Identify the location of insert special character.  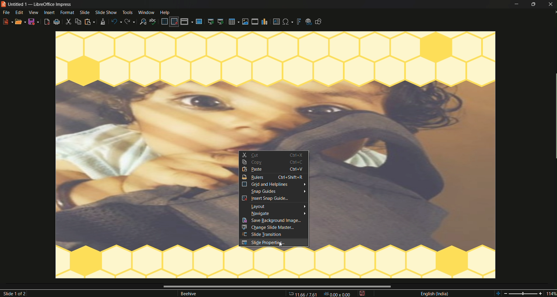
(288, 22).